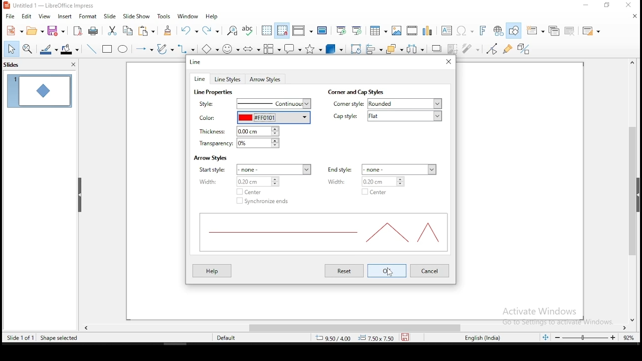 This screenshot has width=642, height=361. What do you see at coordinates (275, 169) in the screenshot?
I see `none` at bounding box center [275, 169].